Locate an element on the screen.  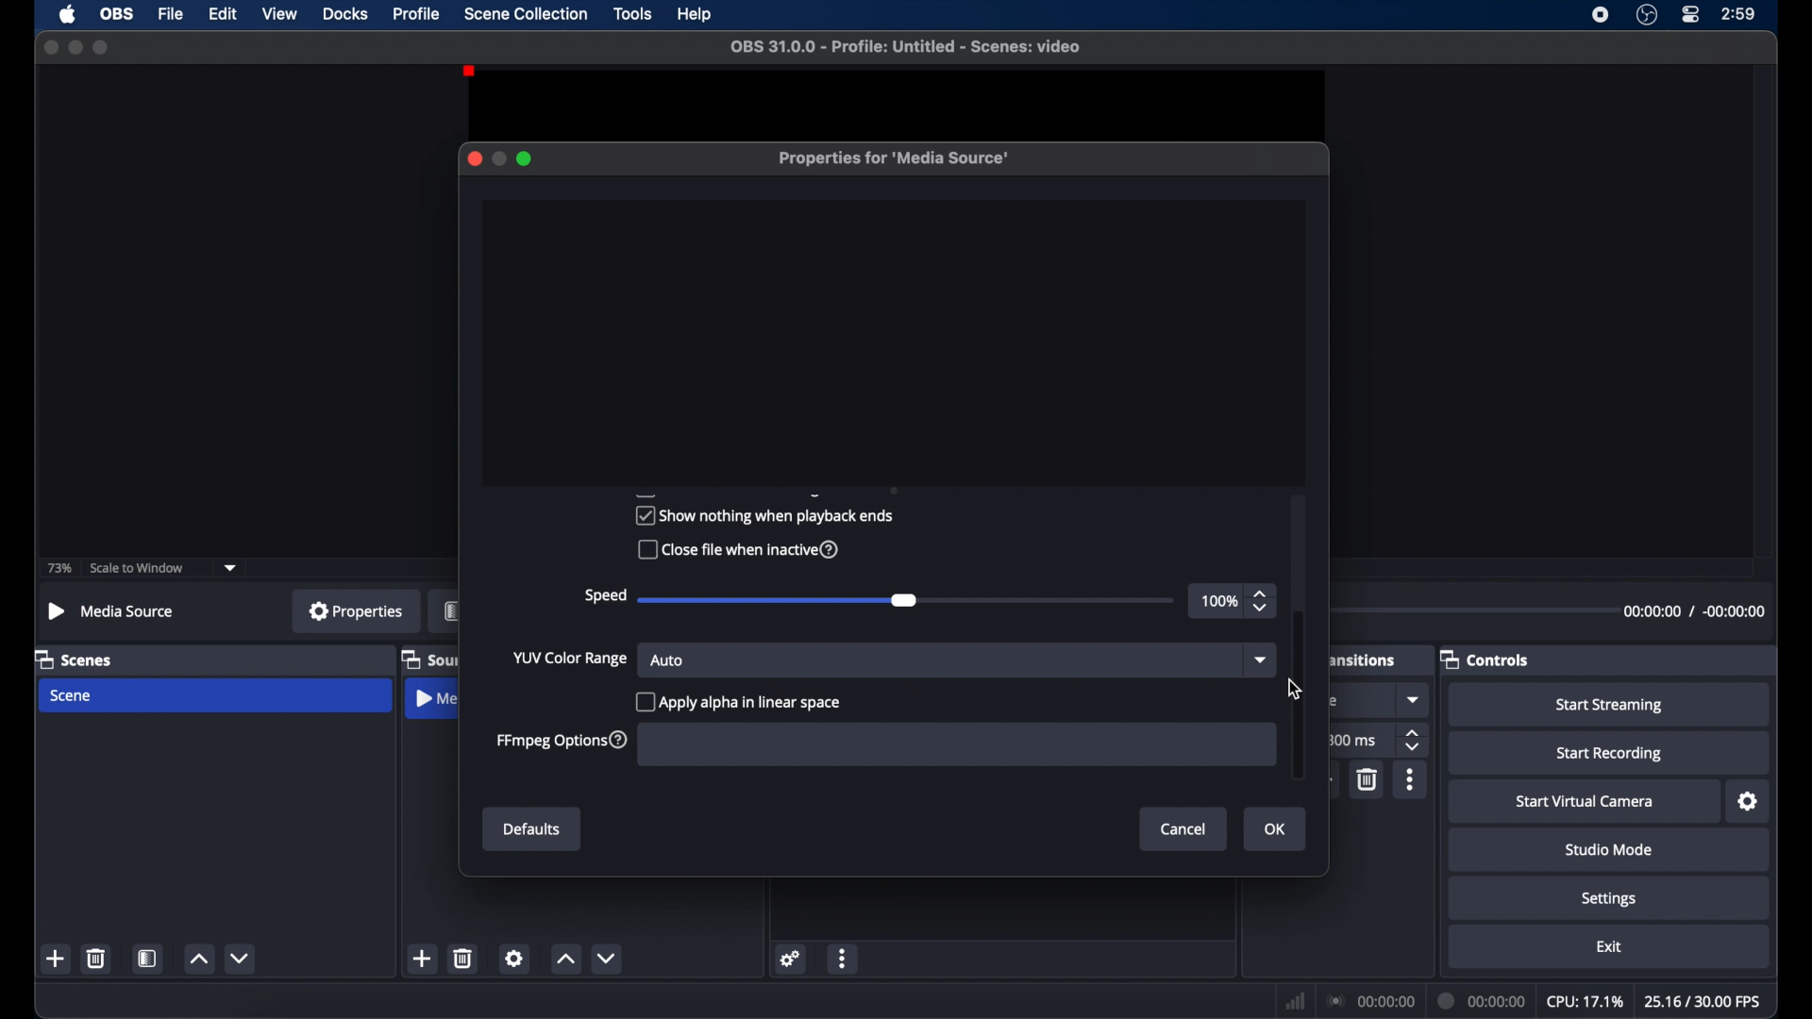
decrement is located at coordinates (606, 960).